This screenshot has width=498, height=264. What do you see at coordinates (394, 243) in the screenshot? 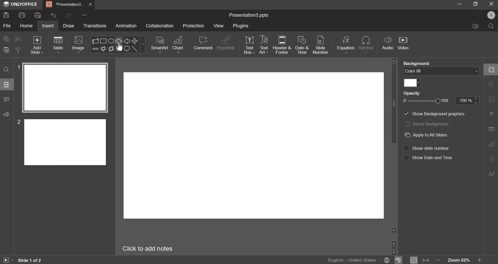
I see `scroll up` at bounding box center [394, 243].